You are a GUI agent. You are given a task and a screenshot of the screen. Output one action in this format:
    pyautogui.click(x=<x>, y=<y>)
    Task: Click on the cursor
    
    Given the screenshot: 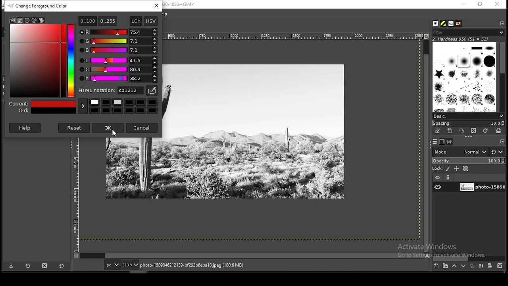 What is the action you would take?
    pyautogui.click(x=115, y=133)
    